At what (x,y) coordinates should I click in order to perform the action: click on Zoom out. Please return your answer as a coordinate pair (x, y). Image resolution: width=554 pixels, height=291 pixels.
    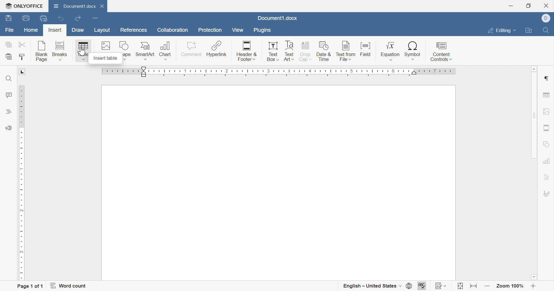
    Looking at the image, I should click on (487, 286).